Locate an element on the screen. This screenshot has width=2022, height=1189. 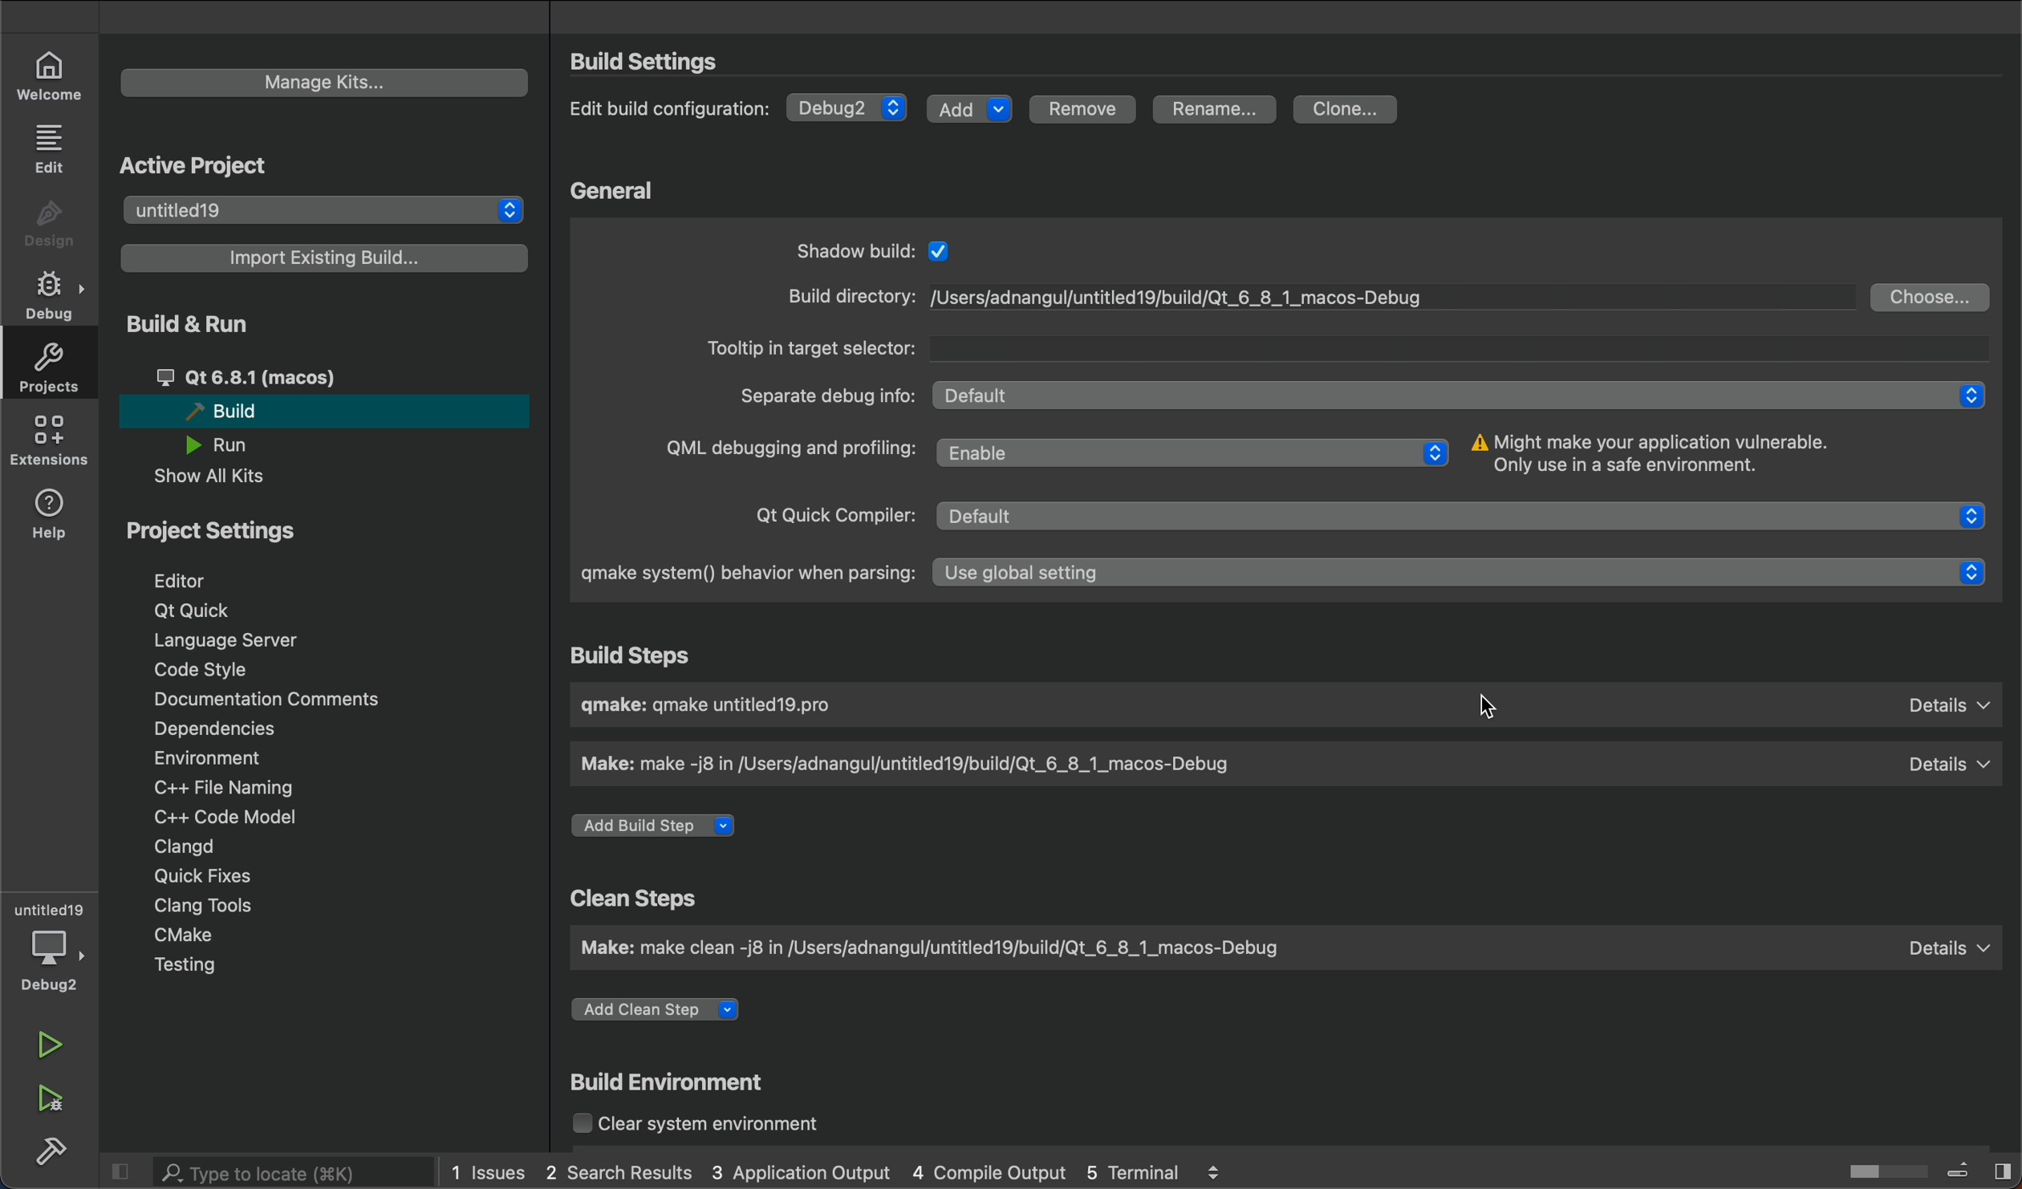
run is located at coordinates (54, 1046).